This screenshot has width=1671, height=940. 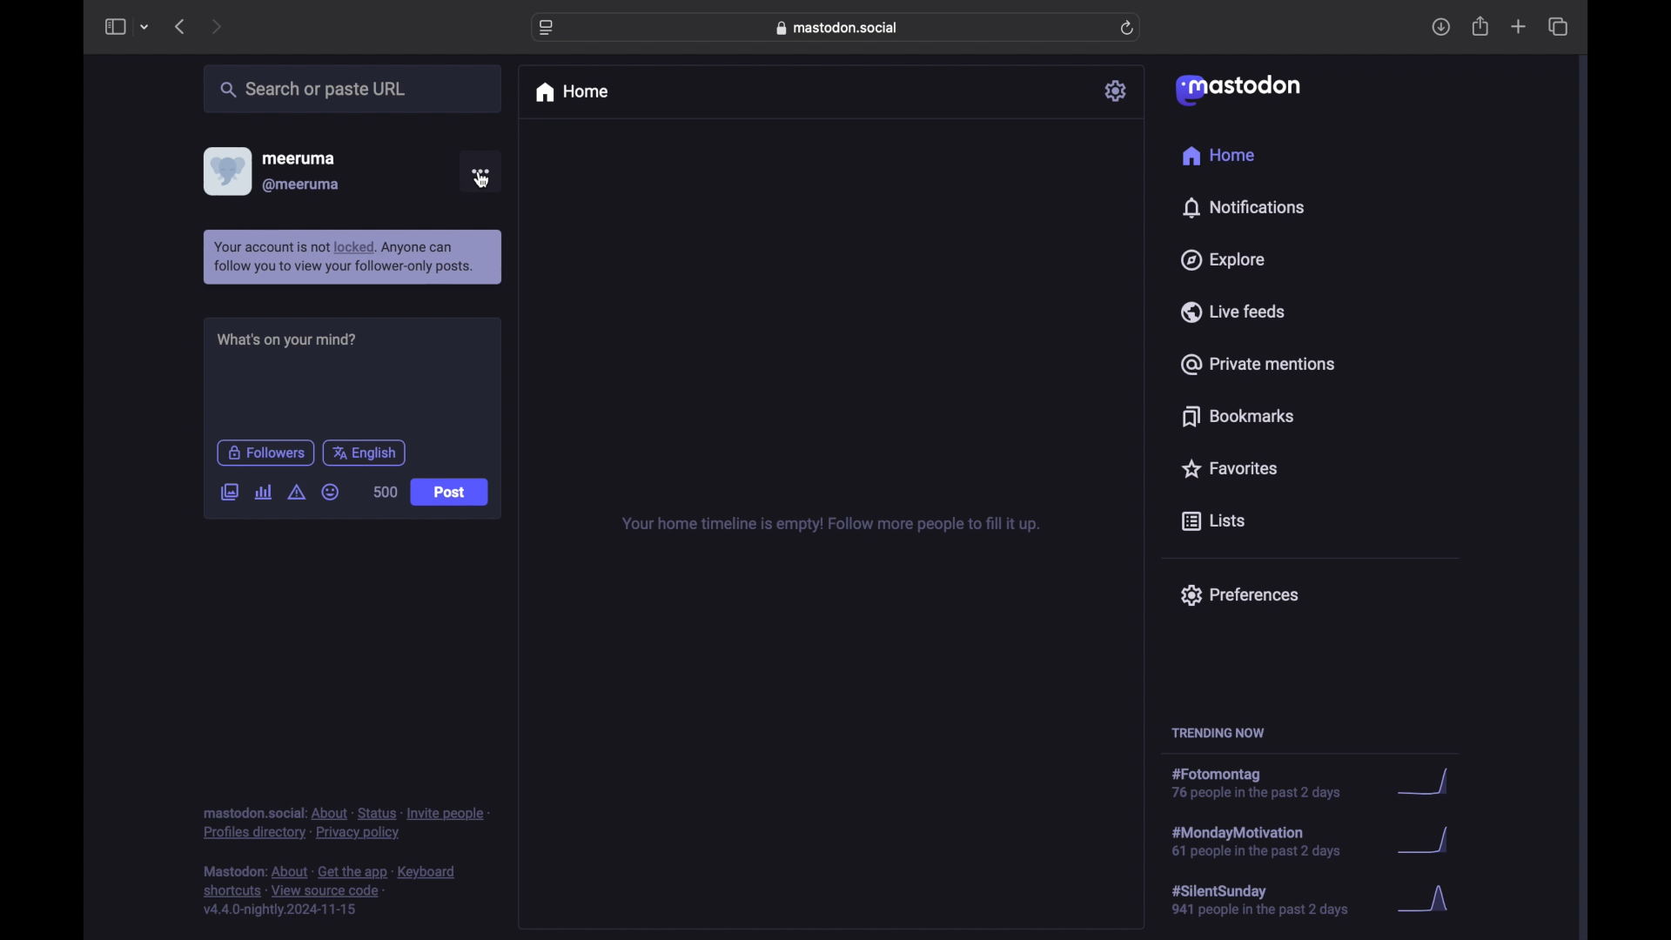 What do you see at coordinates (449, 492) in the screenshot?
I see `post` at bounding box center [449, 492].